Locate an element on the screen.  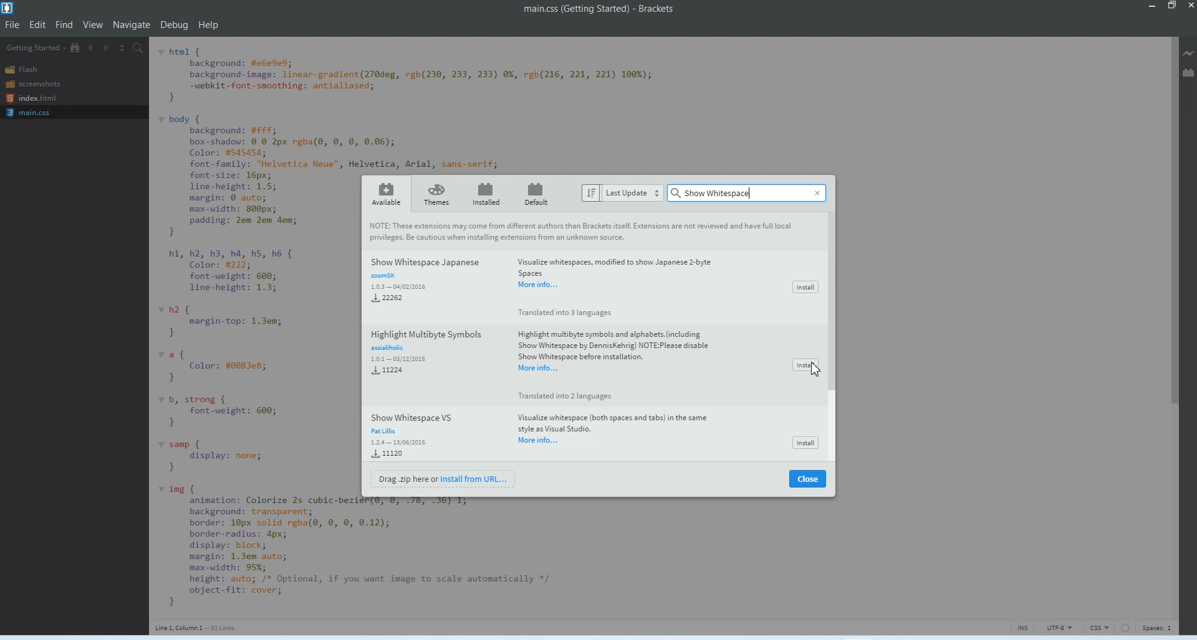
Navigate is located at coordinates (133, 25).